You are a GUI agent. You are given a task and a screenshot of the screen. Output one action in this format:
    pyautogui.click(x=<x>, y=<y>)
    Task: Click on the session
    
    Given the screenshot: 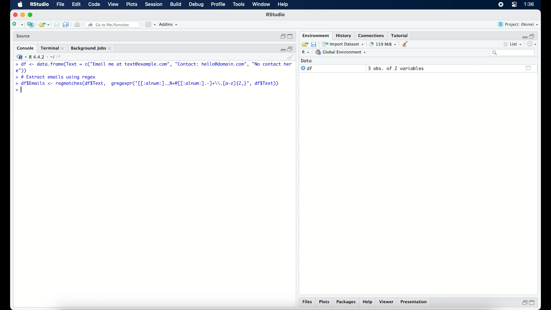 What is the action you would take?
    pyautogui.click(x=154, y=5)
    